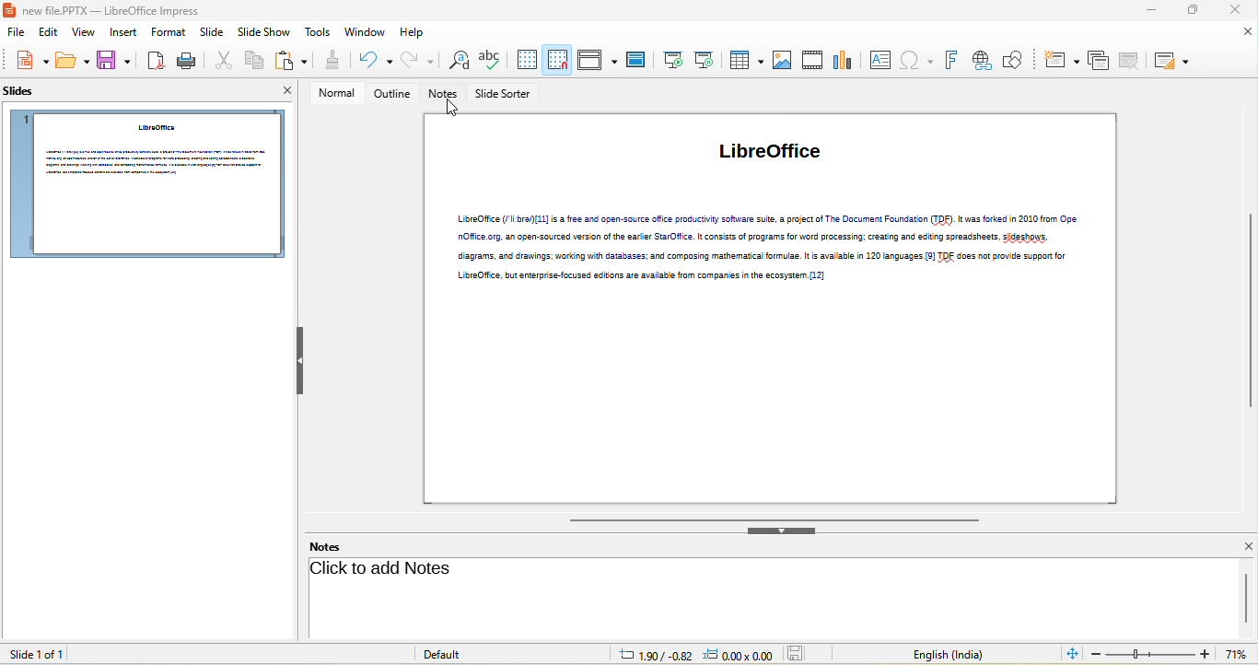 Image resolution: width=1258 pixels, height=665 pixels. What do you see at coordinates (1147, 12) in the screenshot?
I see `minimize` at bounding box center [1147, 12].